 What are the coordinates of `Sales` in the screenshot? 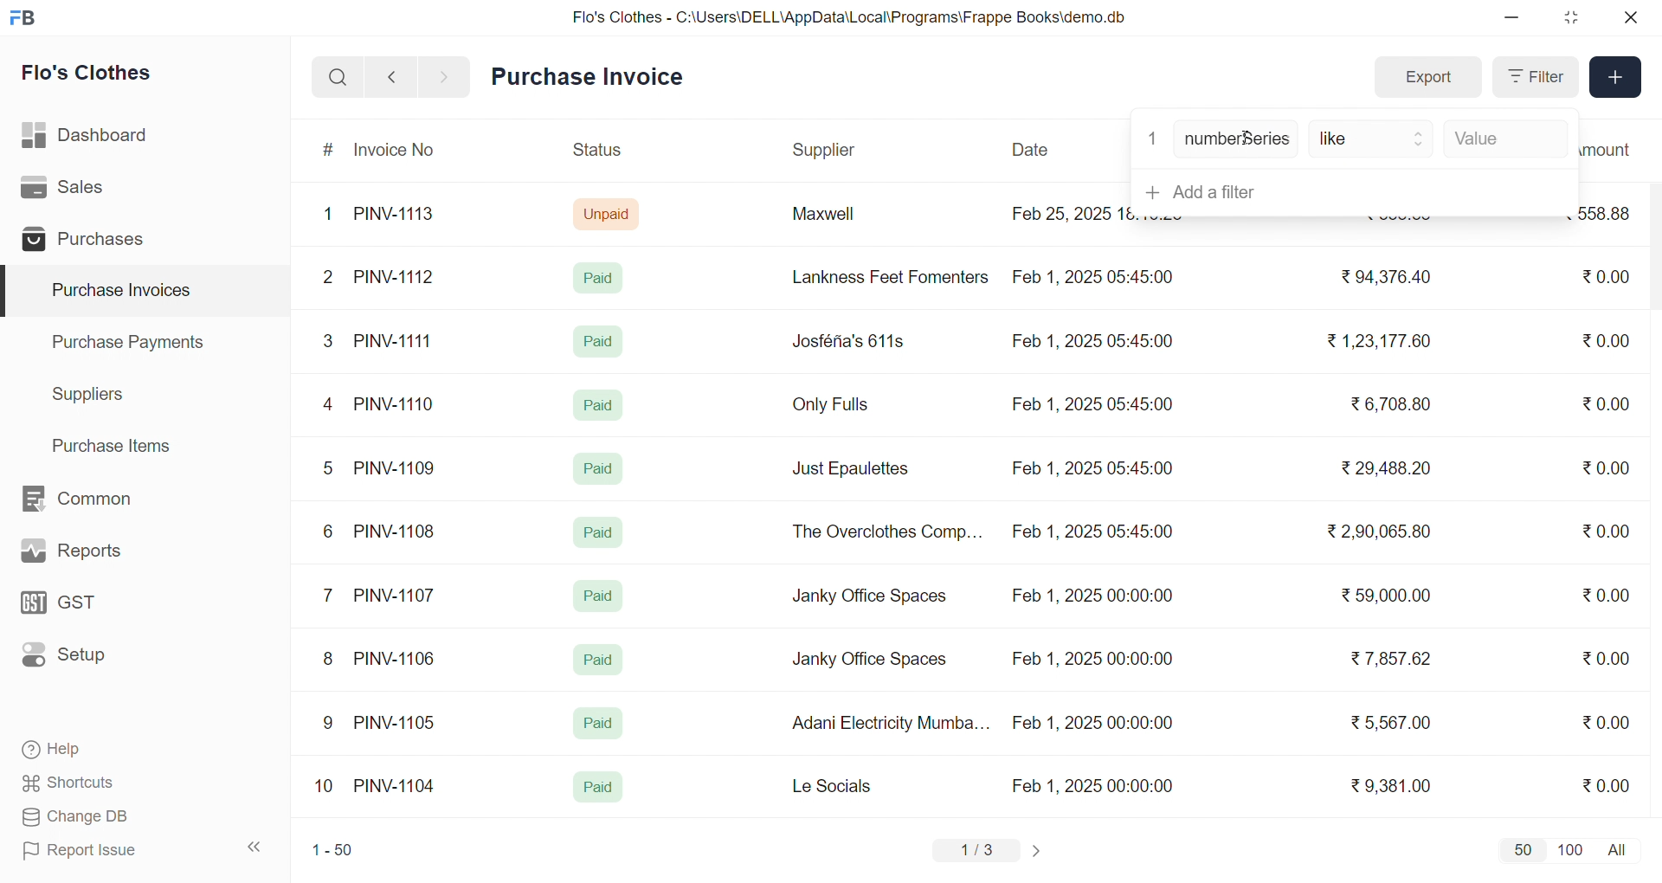 It's located at (89, 190).